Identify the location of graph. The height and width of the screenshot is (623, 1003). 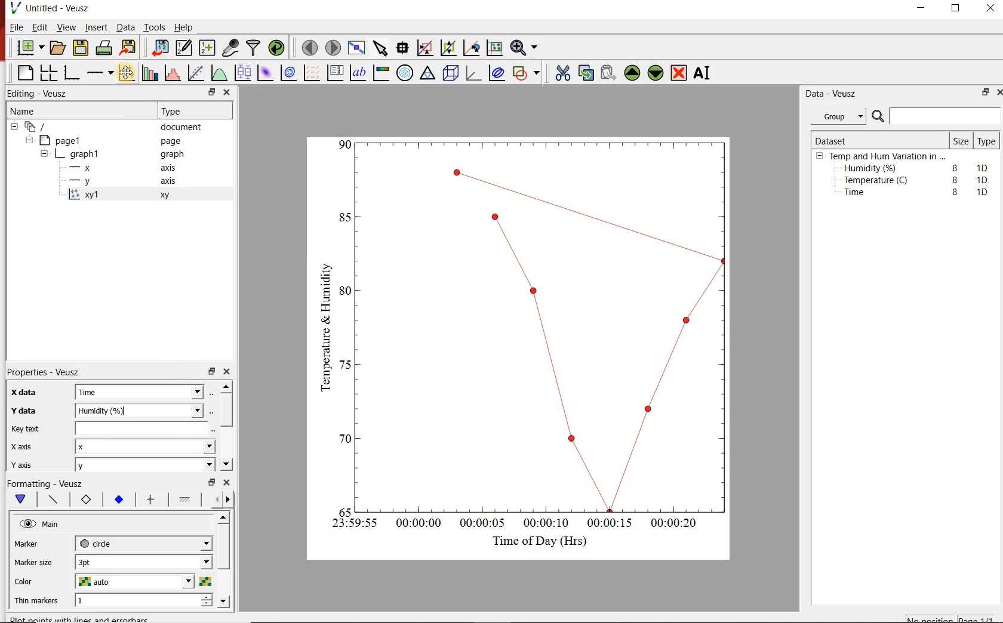
(85, 153).